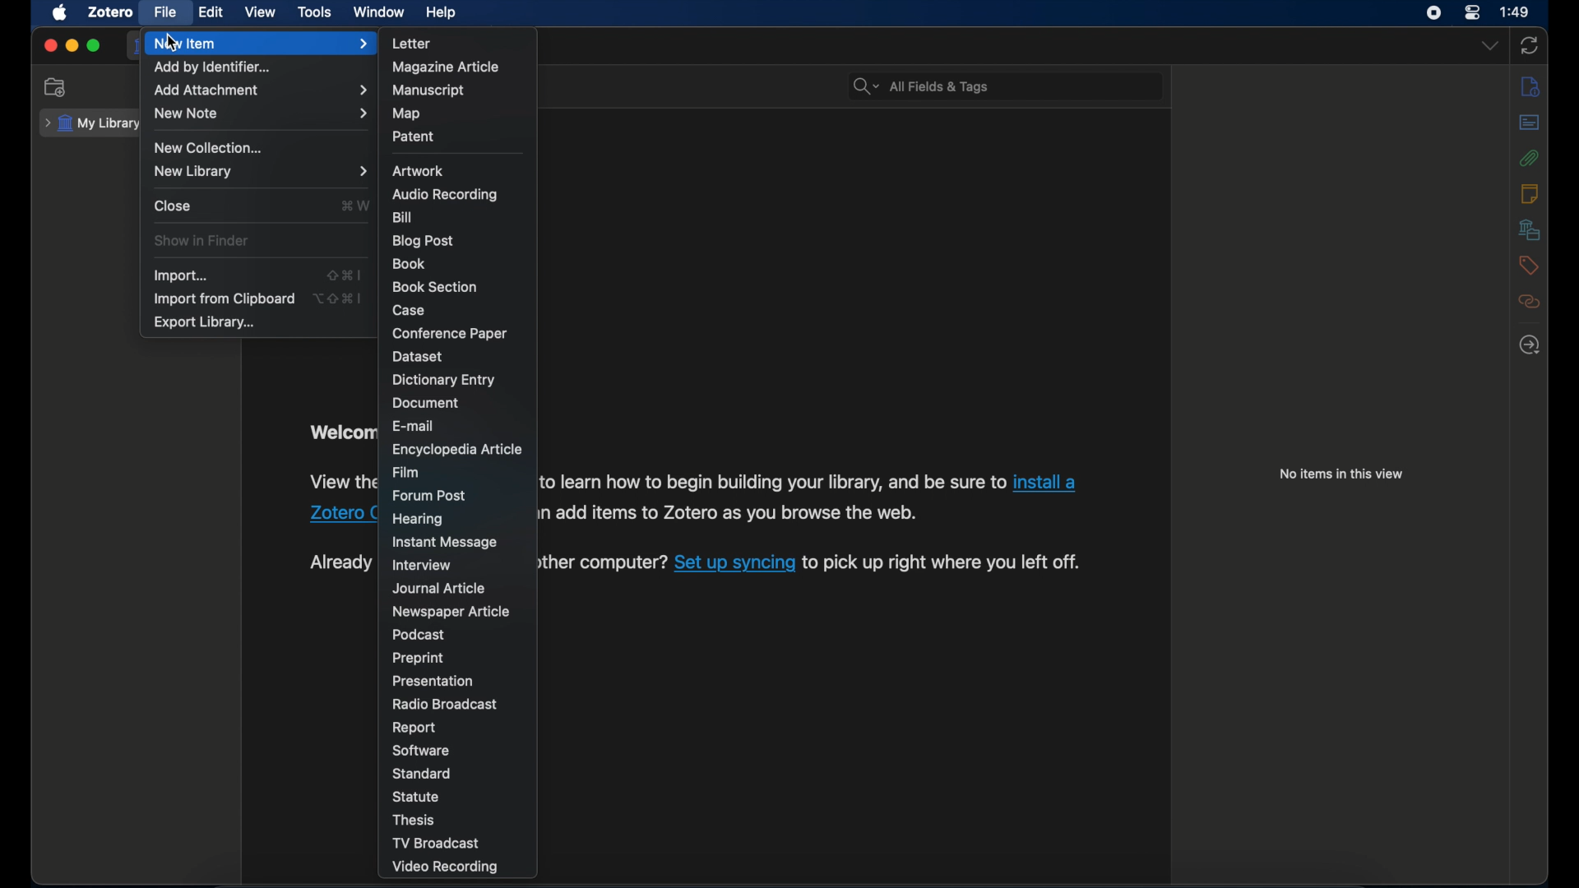 This screenshot has height=888, width=1579. I want to click on tags, so click(1529, 266).